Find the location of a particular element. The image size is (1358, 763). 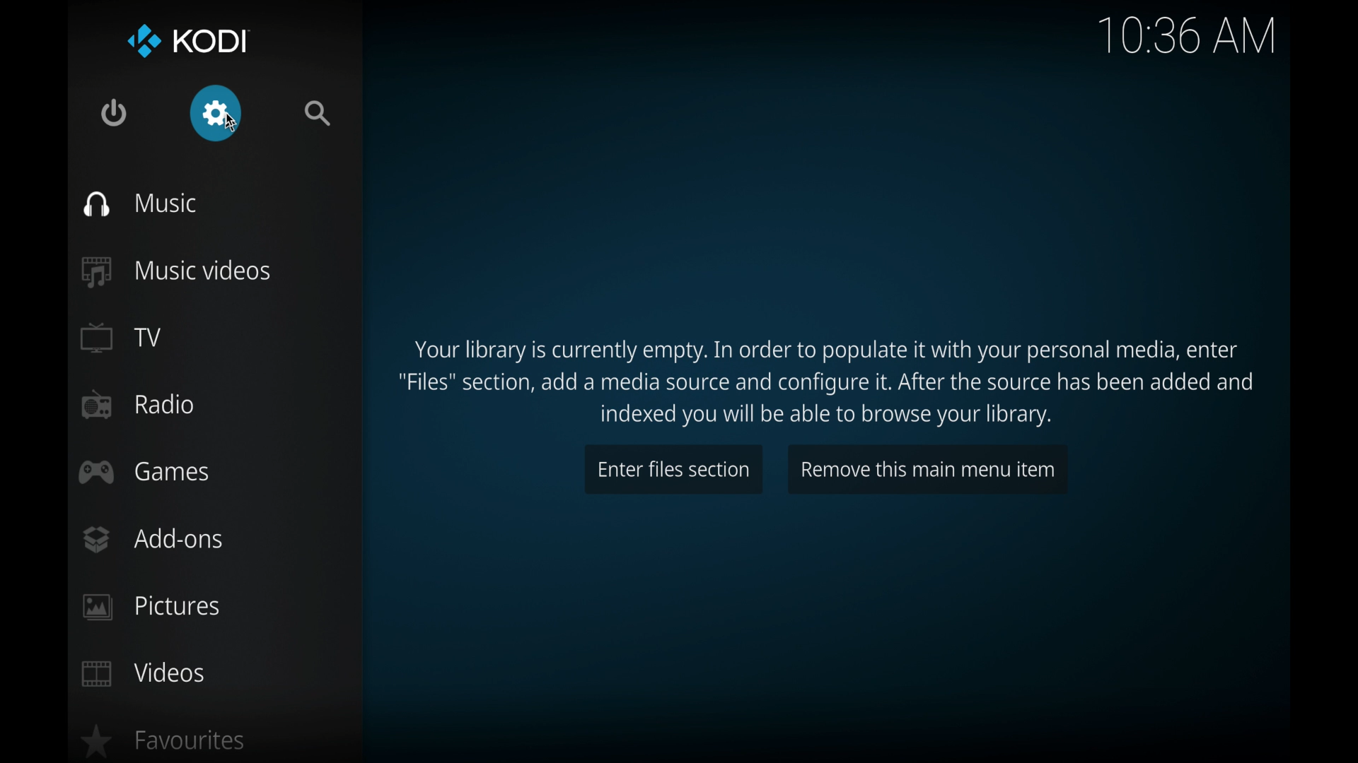

search is located at coordinates (320, 114).